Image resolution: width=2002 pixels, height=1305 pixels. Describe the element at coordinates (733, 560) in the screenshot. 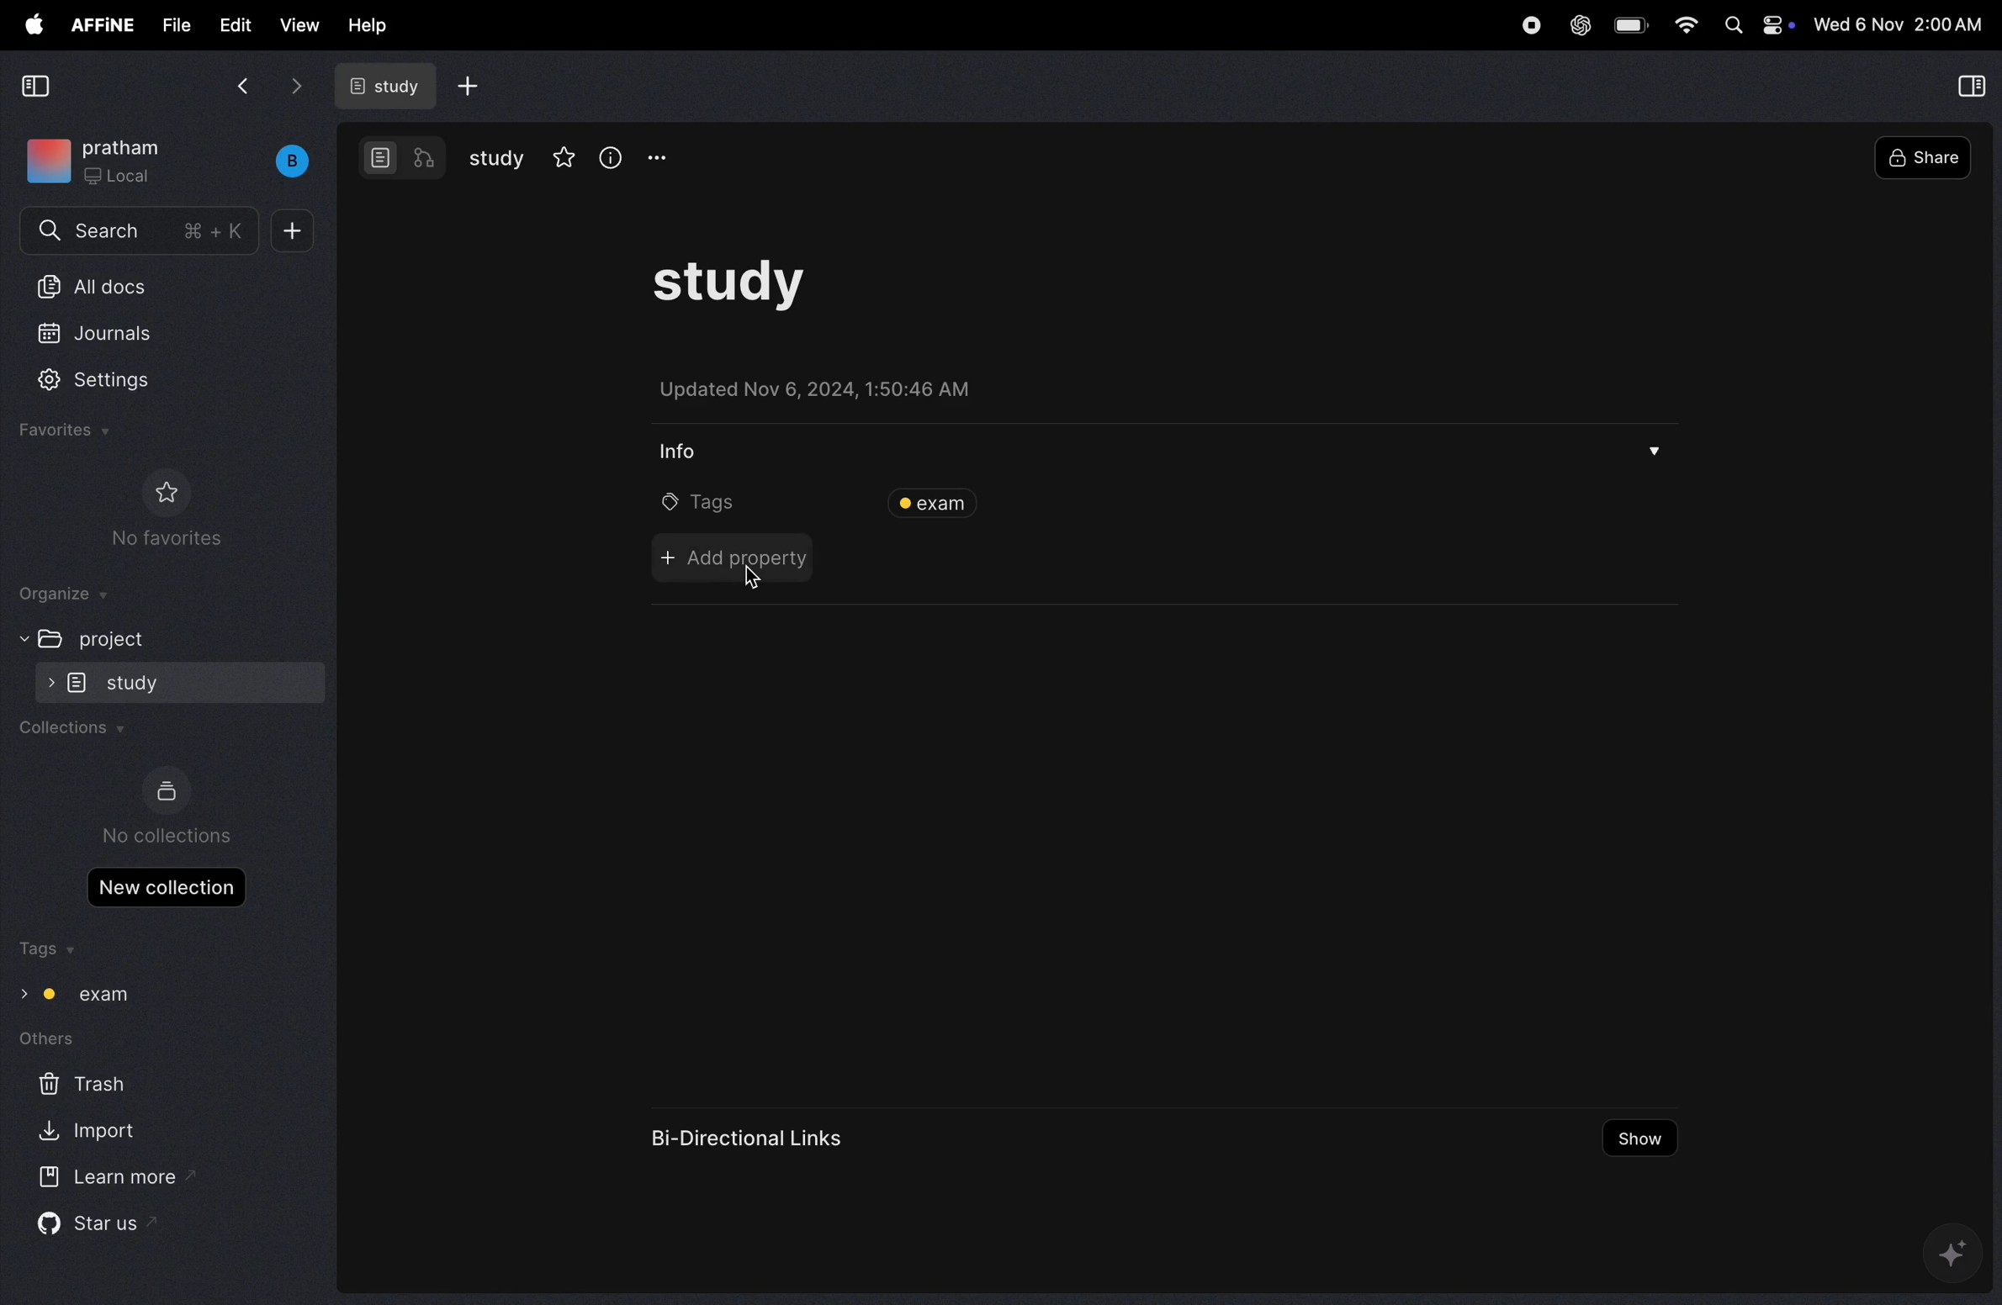

I see `add property` at that location.